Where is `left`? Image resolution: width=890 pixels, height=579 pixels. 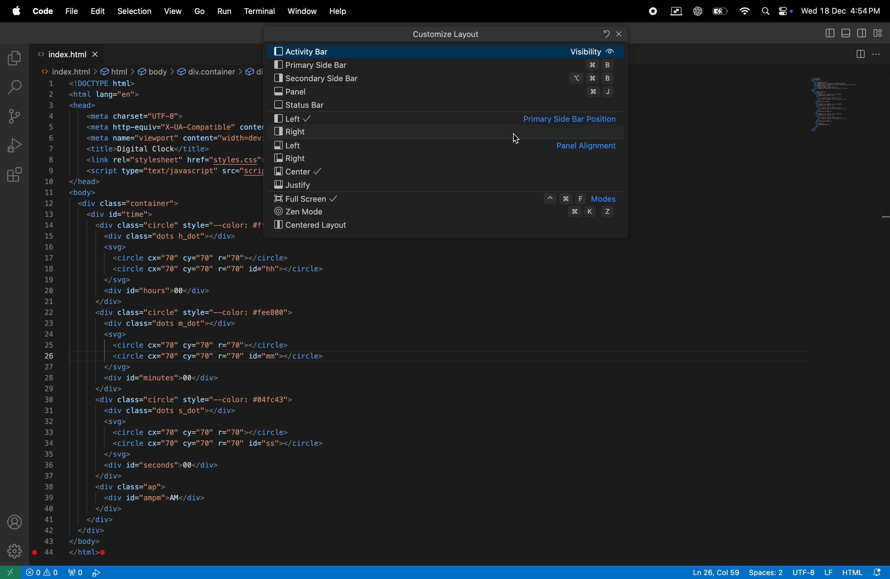 left is located at coordinates (447, 118).